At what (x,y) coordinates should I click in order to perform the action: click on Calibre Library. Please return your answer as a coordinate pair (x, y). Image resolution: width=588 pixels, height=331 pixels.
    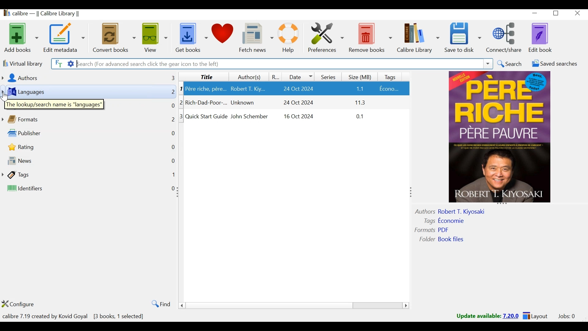
    Looking at the image, I should click on (417, 38).